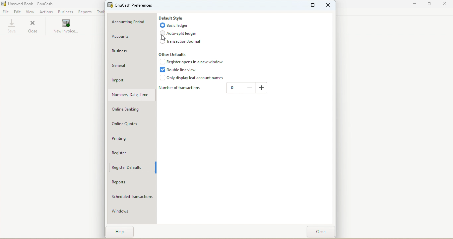  What do you see at coordinates (133, 22) in the screenshot?
I see `Accounting period` at bounding box center [133, 22].